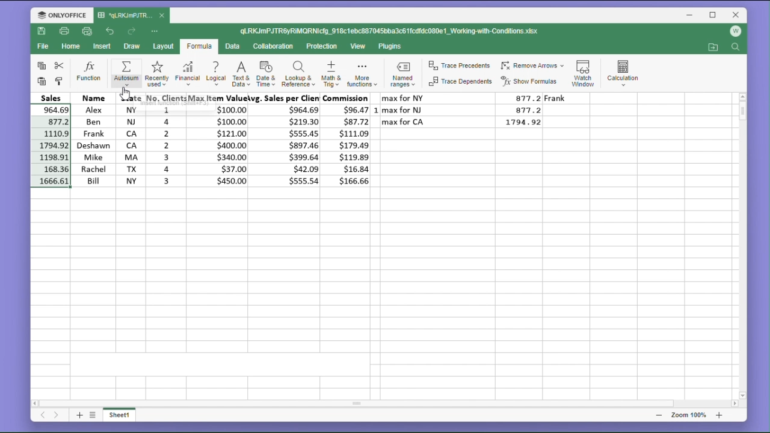 This screenshot has height=433, width=770. I want to click on maths & trig, so click(330, 75).